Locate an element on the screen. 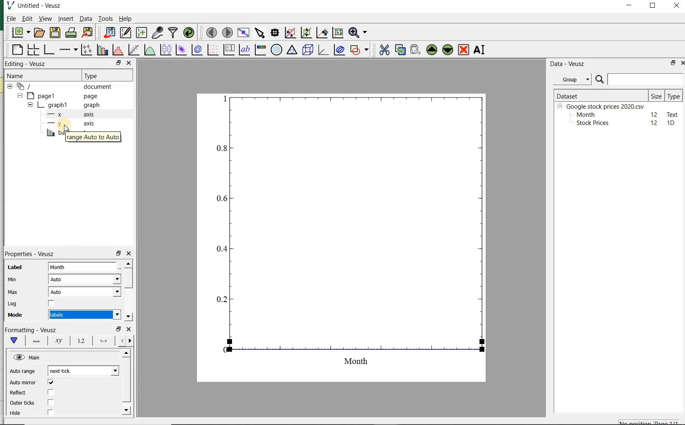 This screenshot has height=425, width=685. Google stock prices 2020.csv is located at coordinates (602, 106).